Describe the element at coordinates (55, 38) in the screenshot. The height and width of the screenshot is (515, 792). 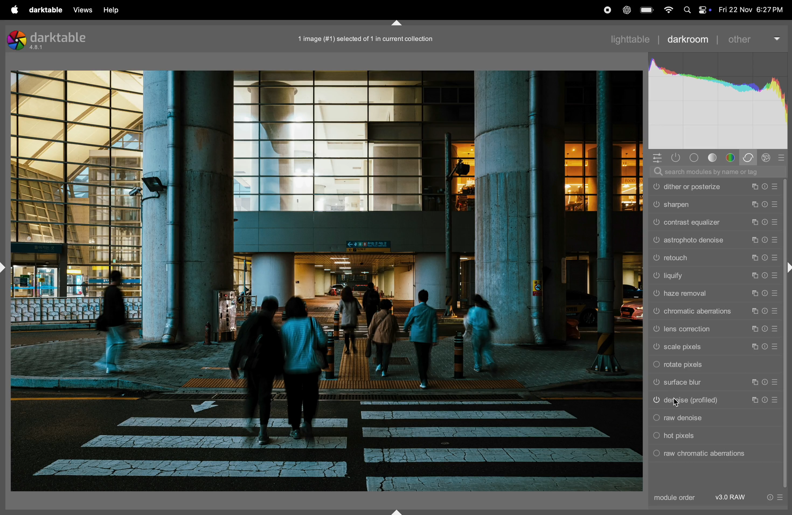
I see `darktable version` at that location.